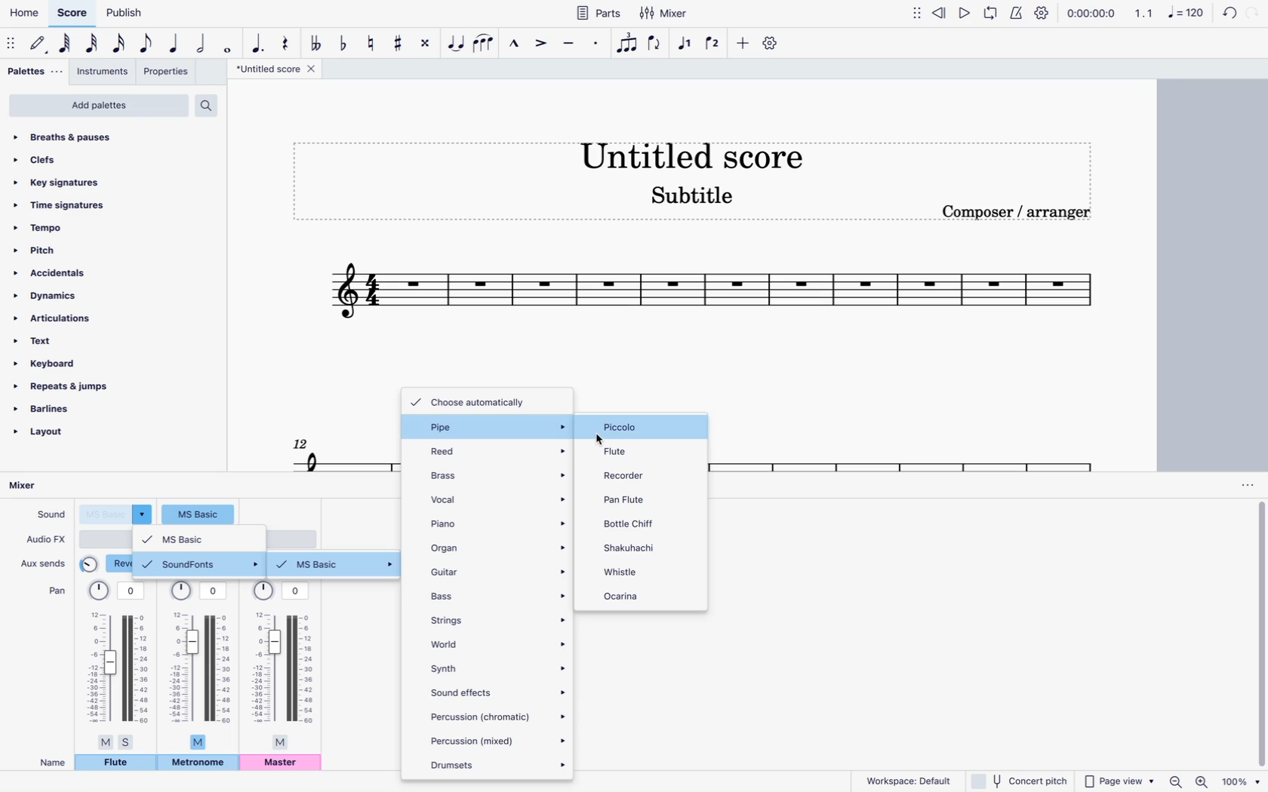  I want to click on voice 1, so click(686, 44).